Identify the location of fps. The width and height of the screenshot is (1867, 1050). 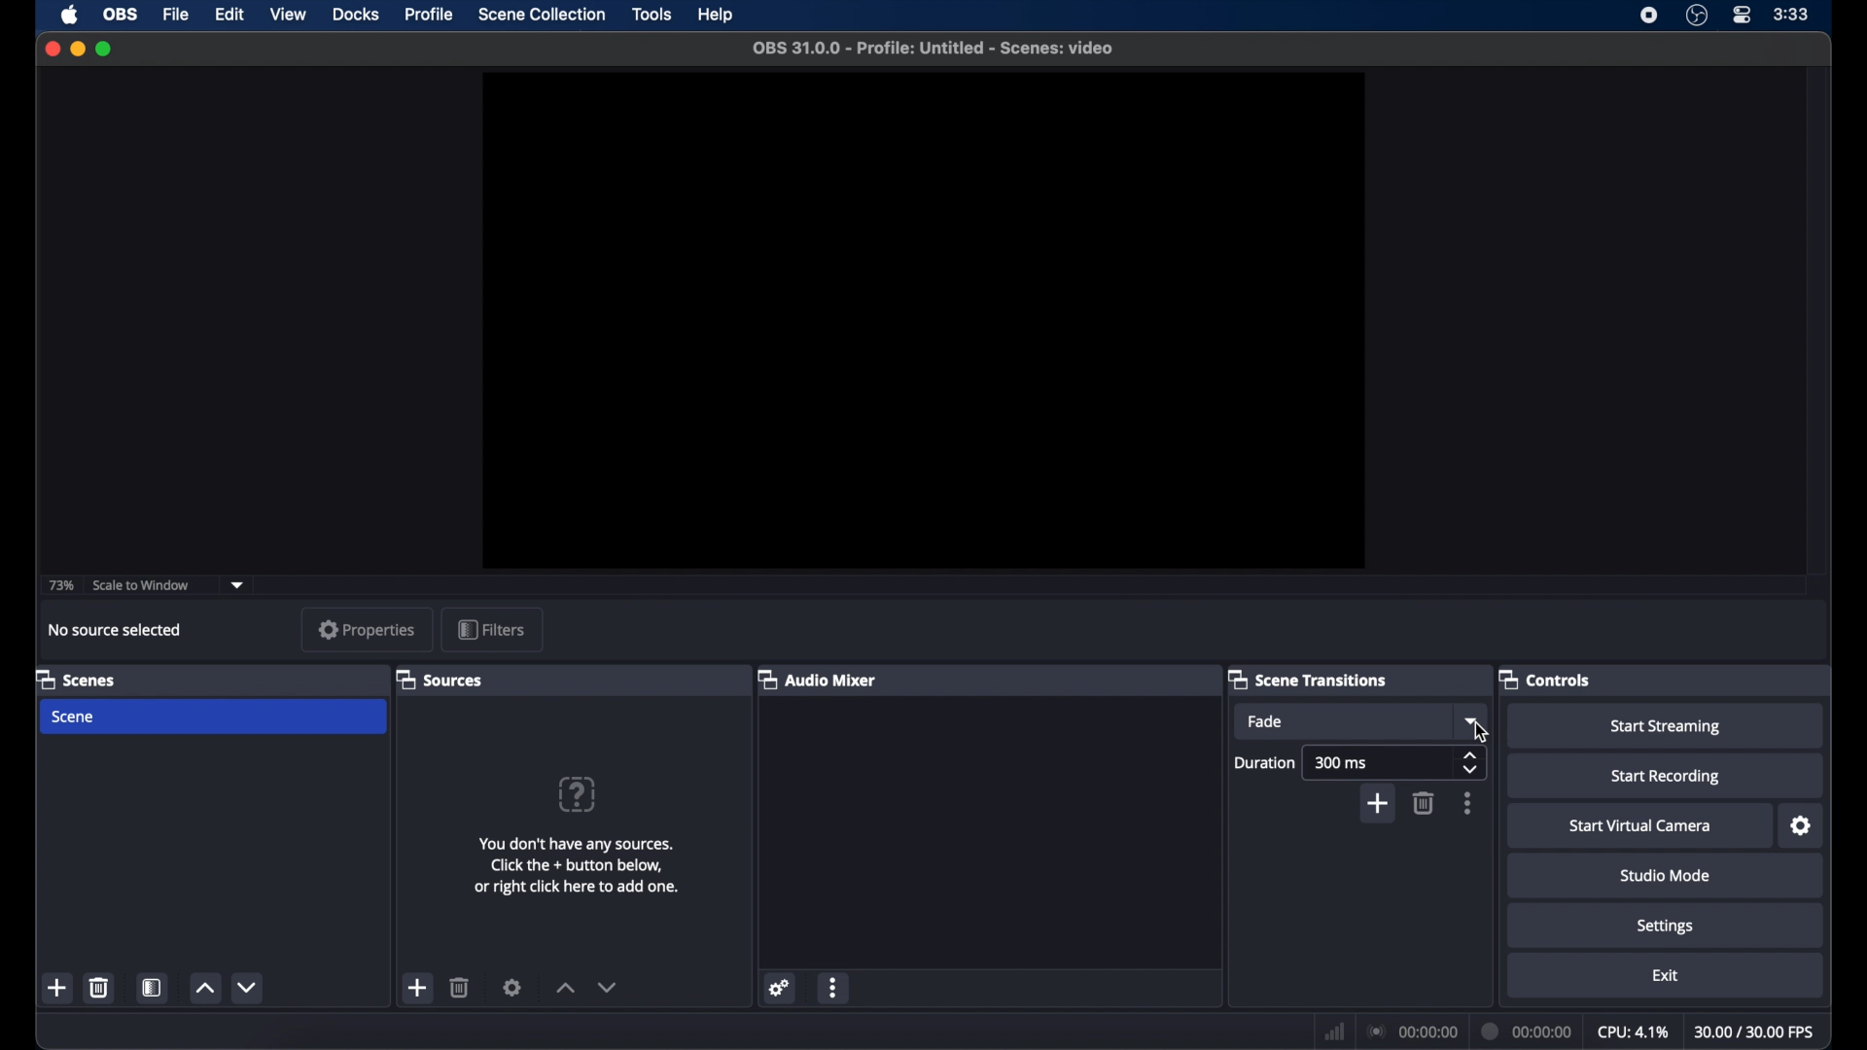
(1756, 1032).